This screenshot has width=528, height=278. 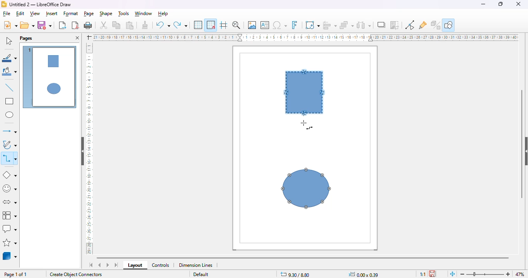 What do you see at coordinates (106, 14) in the screenshot?
I see `shape` at bounding box center [106, 14].